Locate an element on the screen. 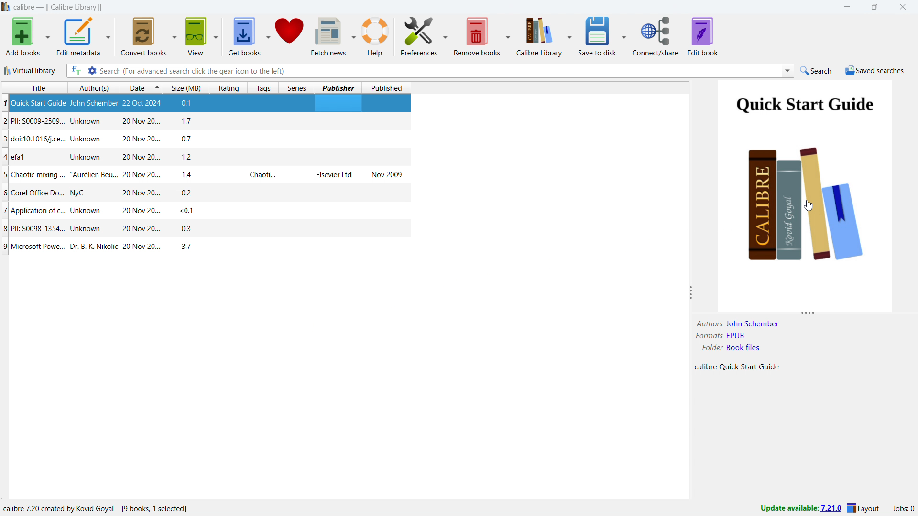 The width and height of the screenshot is (918, 516). resize is located at coordinates (808, 315).